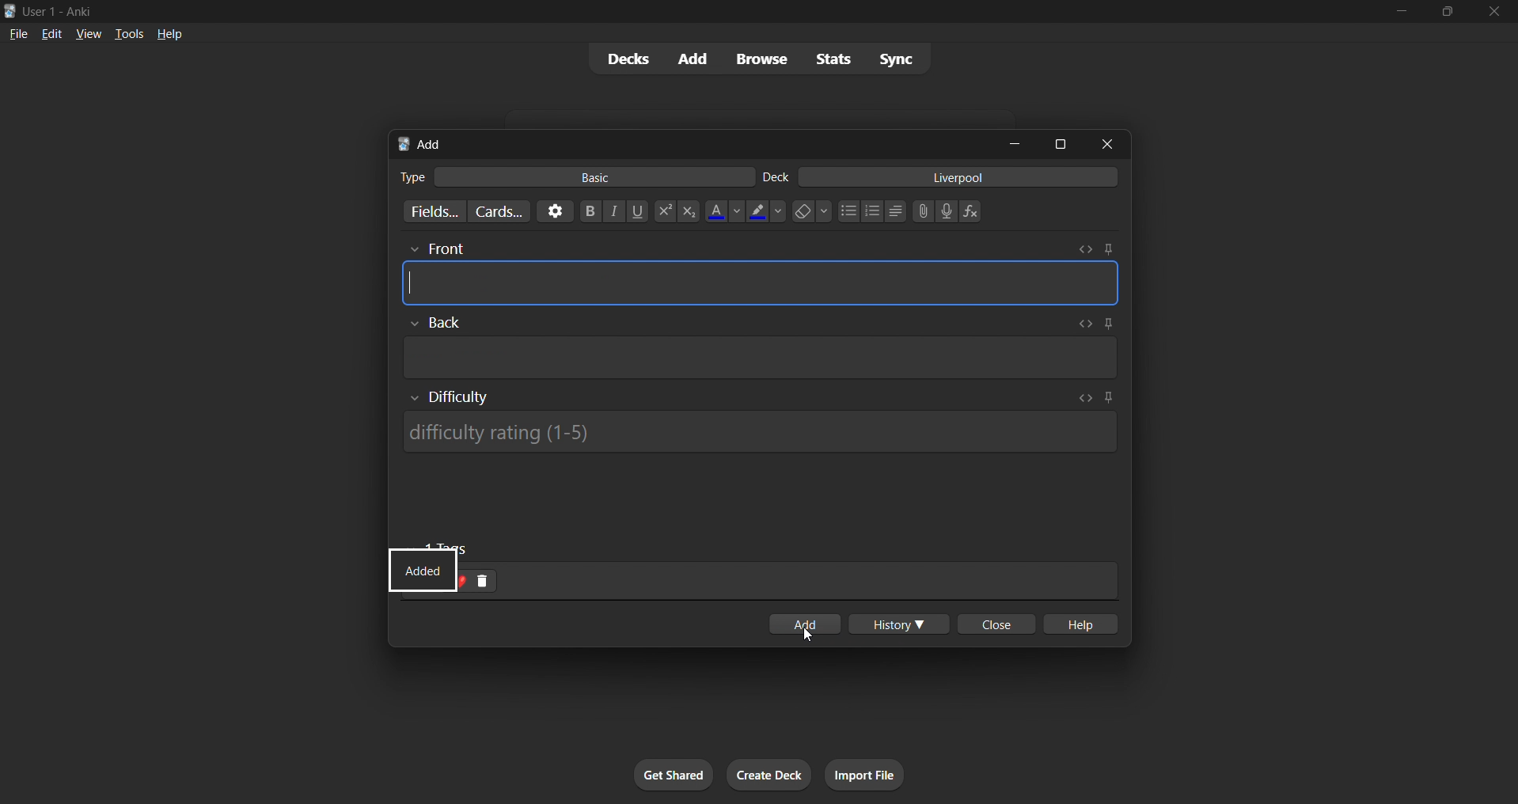 This screenshot has height=804, width=1518. What do you see at coordinates (766, 210) in the screenshot?
I see `text highlight color` at bounding box center [766, 210].